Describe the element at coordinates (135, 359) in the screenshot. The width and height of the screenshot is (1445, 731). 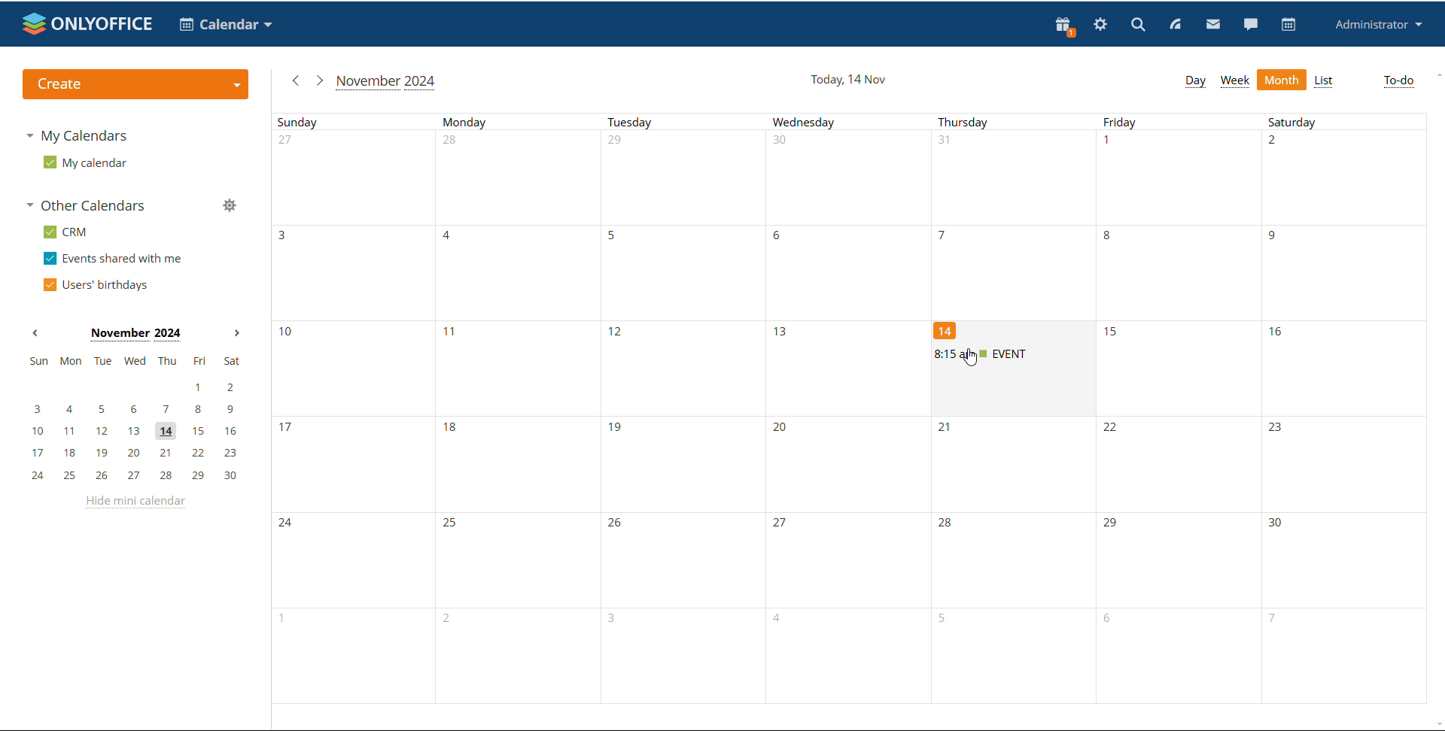
I see `mon, tue, wed, thu, fri, sat, sun` at that location.